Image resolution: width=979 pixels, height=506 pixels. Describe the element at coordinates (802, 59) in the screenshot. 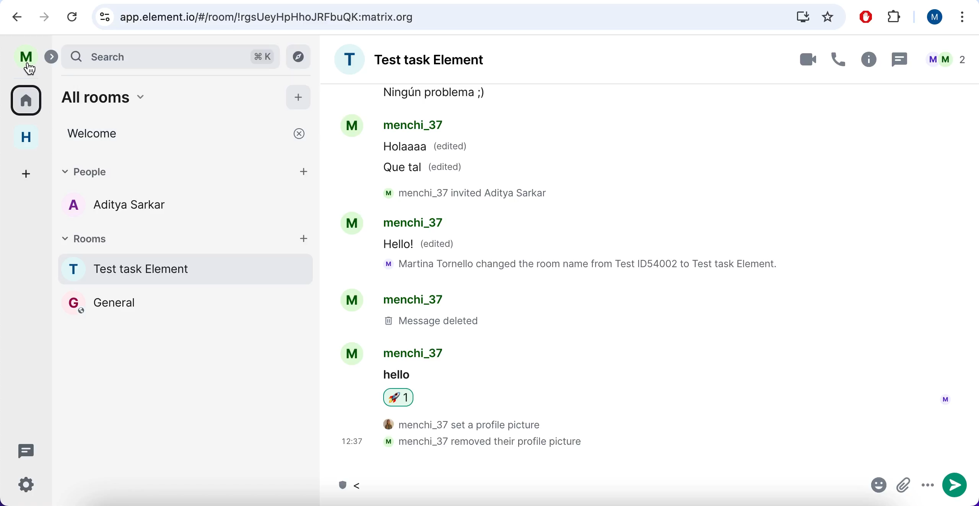

I see `video call` at that location.